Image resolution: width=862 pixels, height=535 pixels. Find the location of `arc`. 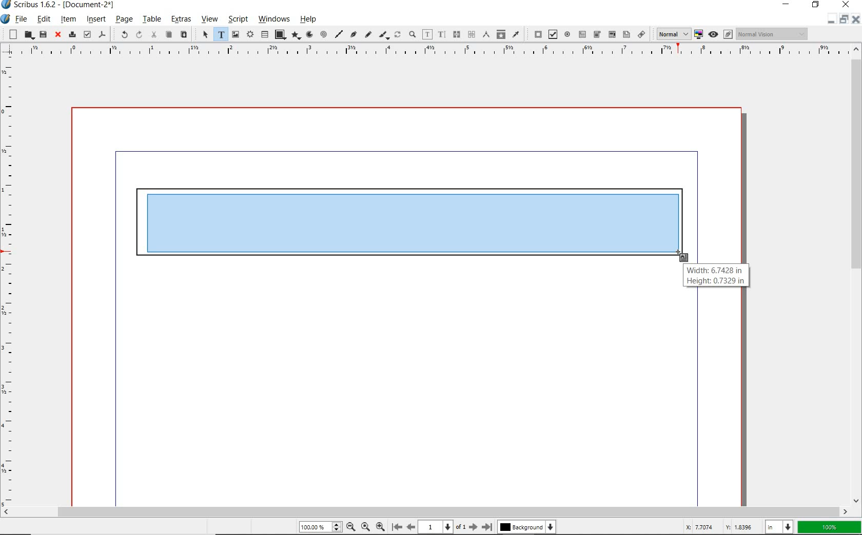

arc is located at coordinates (309, 34).